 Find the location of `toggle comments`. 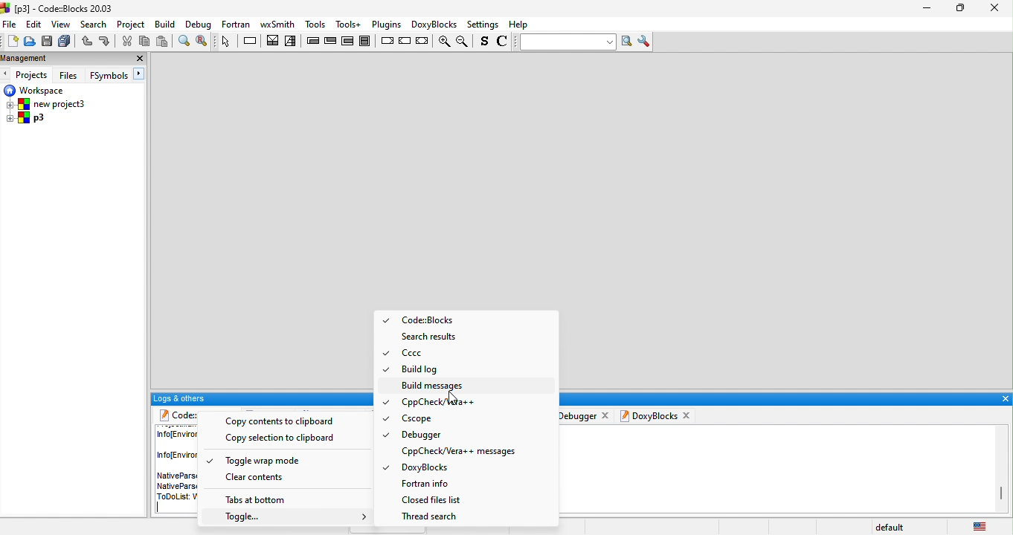

toggle comments is located at coordinates (504, 43).